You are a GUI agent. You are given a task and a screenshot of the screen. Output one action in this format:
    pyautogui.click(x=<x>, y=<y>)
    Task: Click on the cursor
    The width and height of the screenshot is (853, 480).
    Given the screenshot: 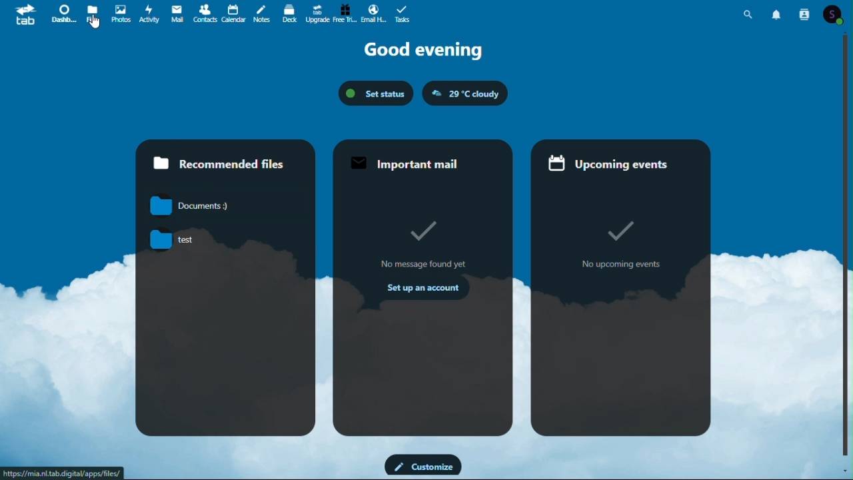 What is the action you would take?
    pyautogui.click(x=96, y=21)
    